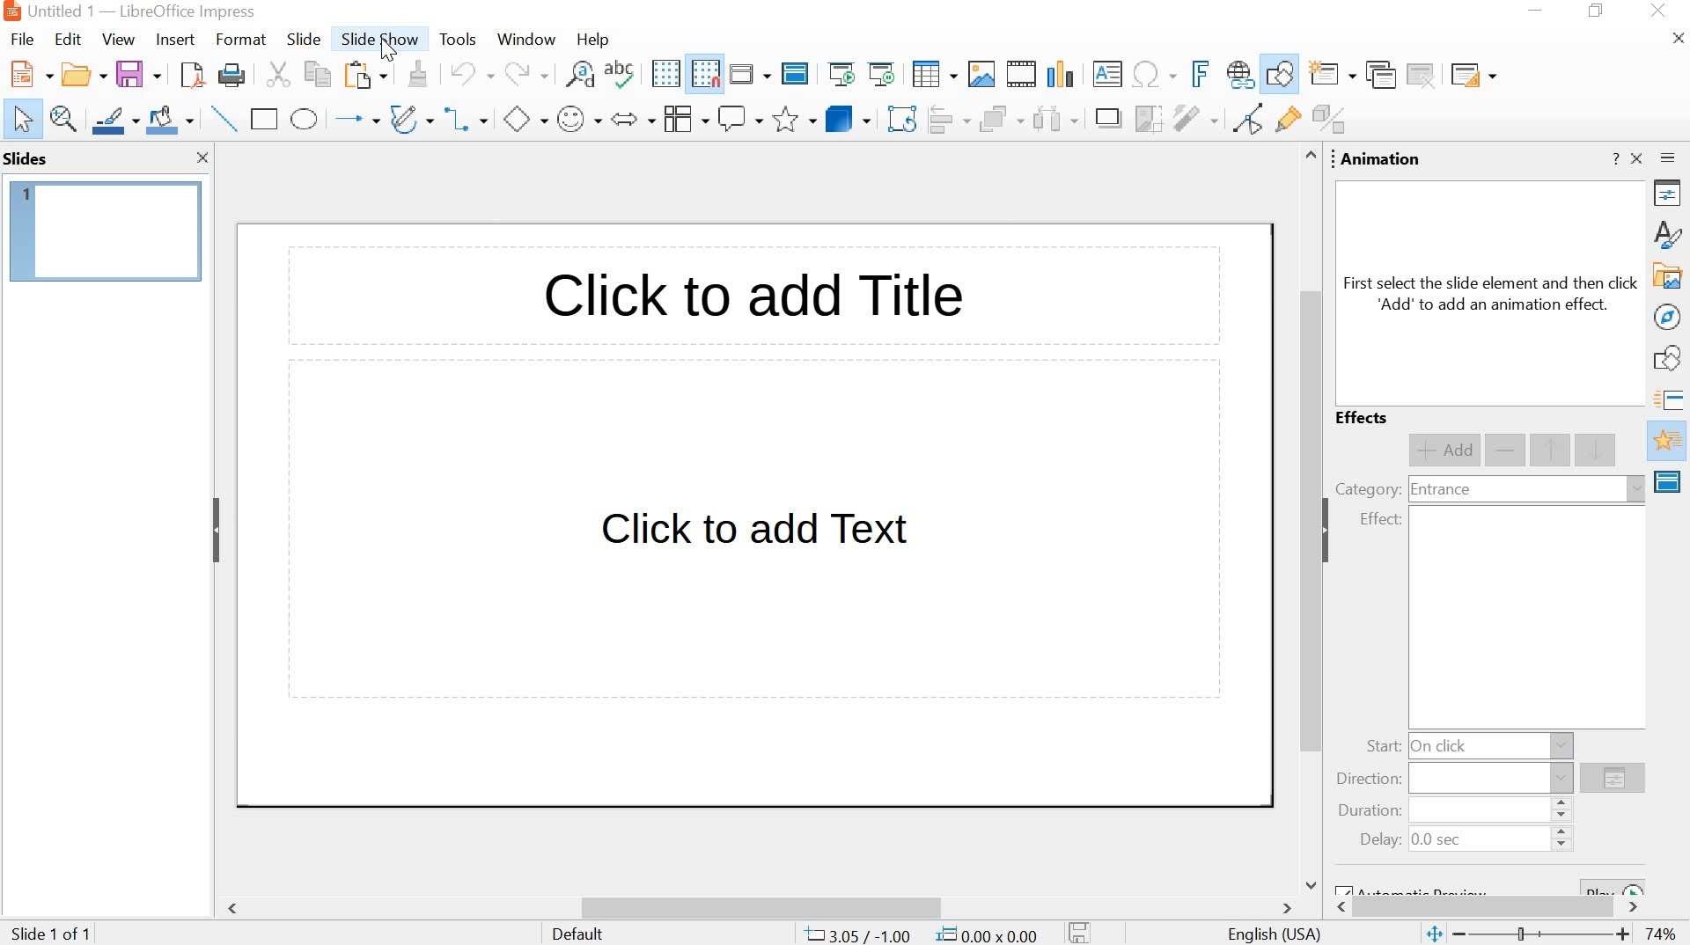 The height and width of the screenshot is (945, 1690). What do you see at coordinates (1334, 121) in the screenshot?
I see `toggle extrusion` at bounding box center [1334, 121].